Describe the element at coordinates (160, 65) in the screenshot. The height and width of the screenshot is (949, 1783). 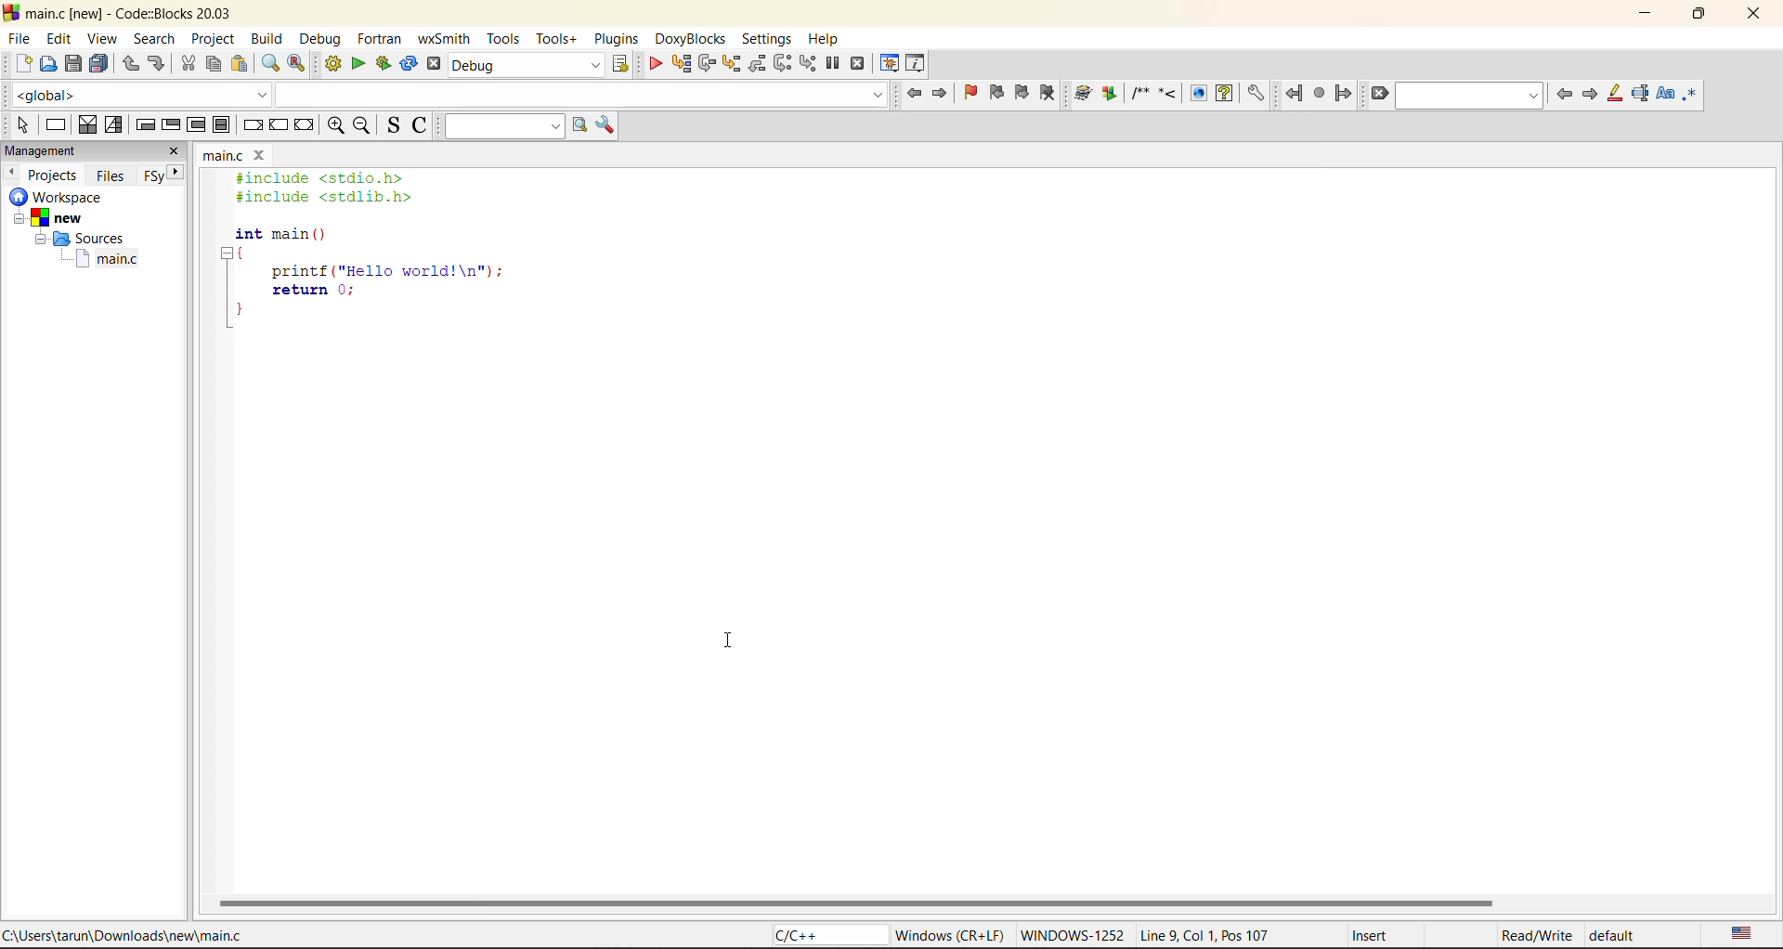
I see `redo` at that location.